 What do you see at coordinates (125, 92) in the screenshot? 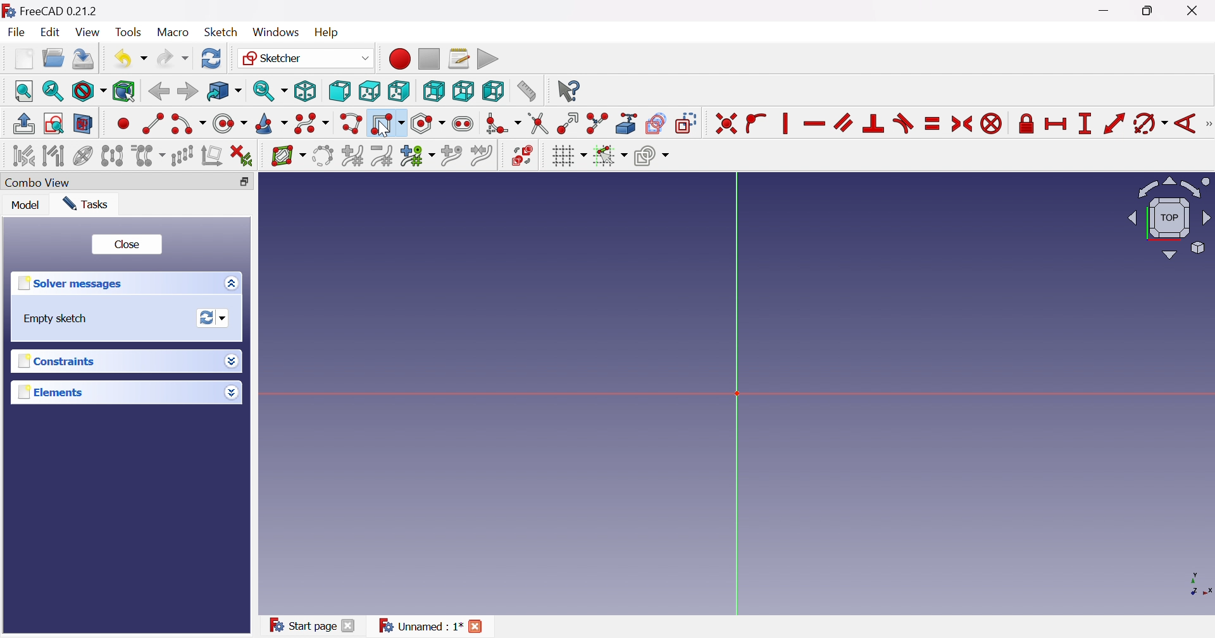
I see `Bounding box` at bounding box center [125, 92].